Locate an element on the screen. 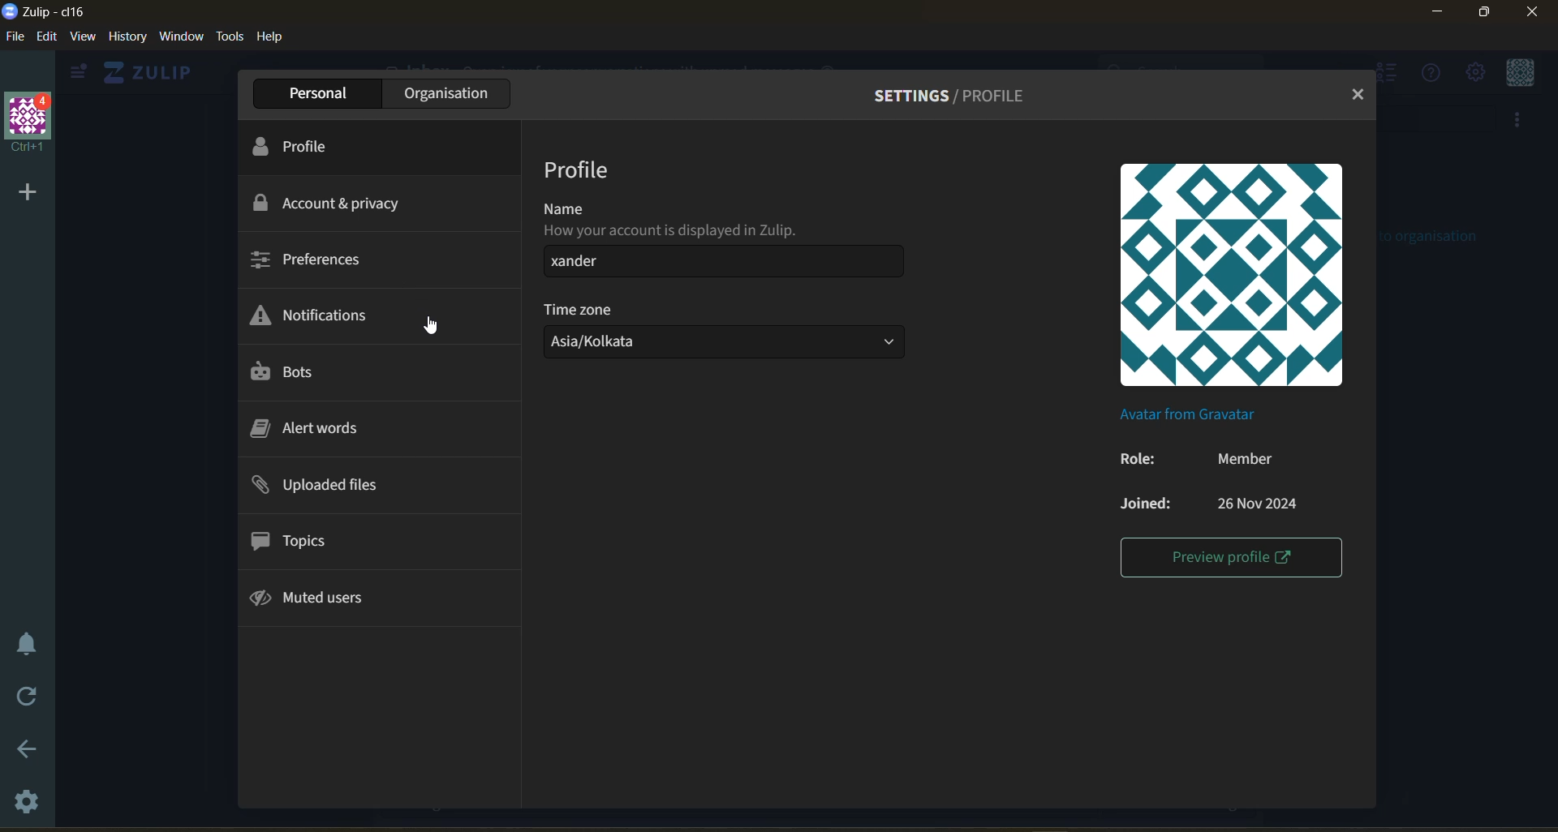 This screenshot has width=1558, height=832. tools is located at coordinates (231, 37).